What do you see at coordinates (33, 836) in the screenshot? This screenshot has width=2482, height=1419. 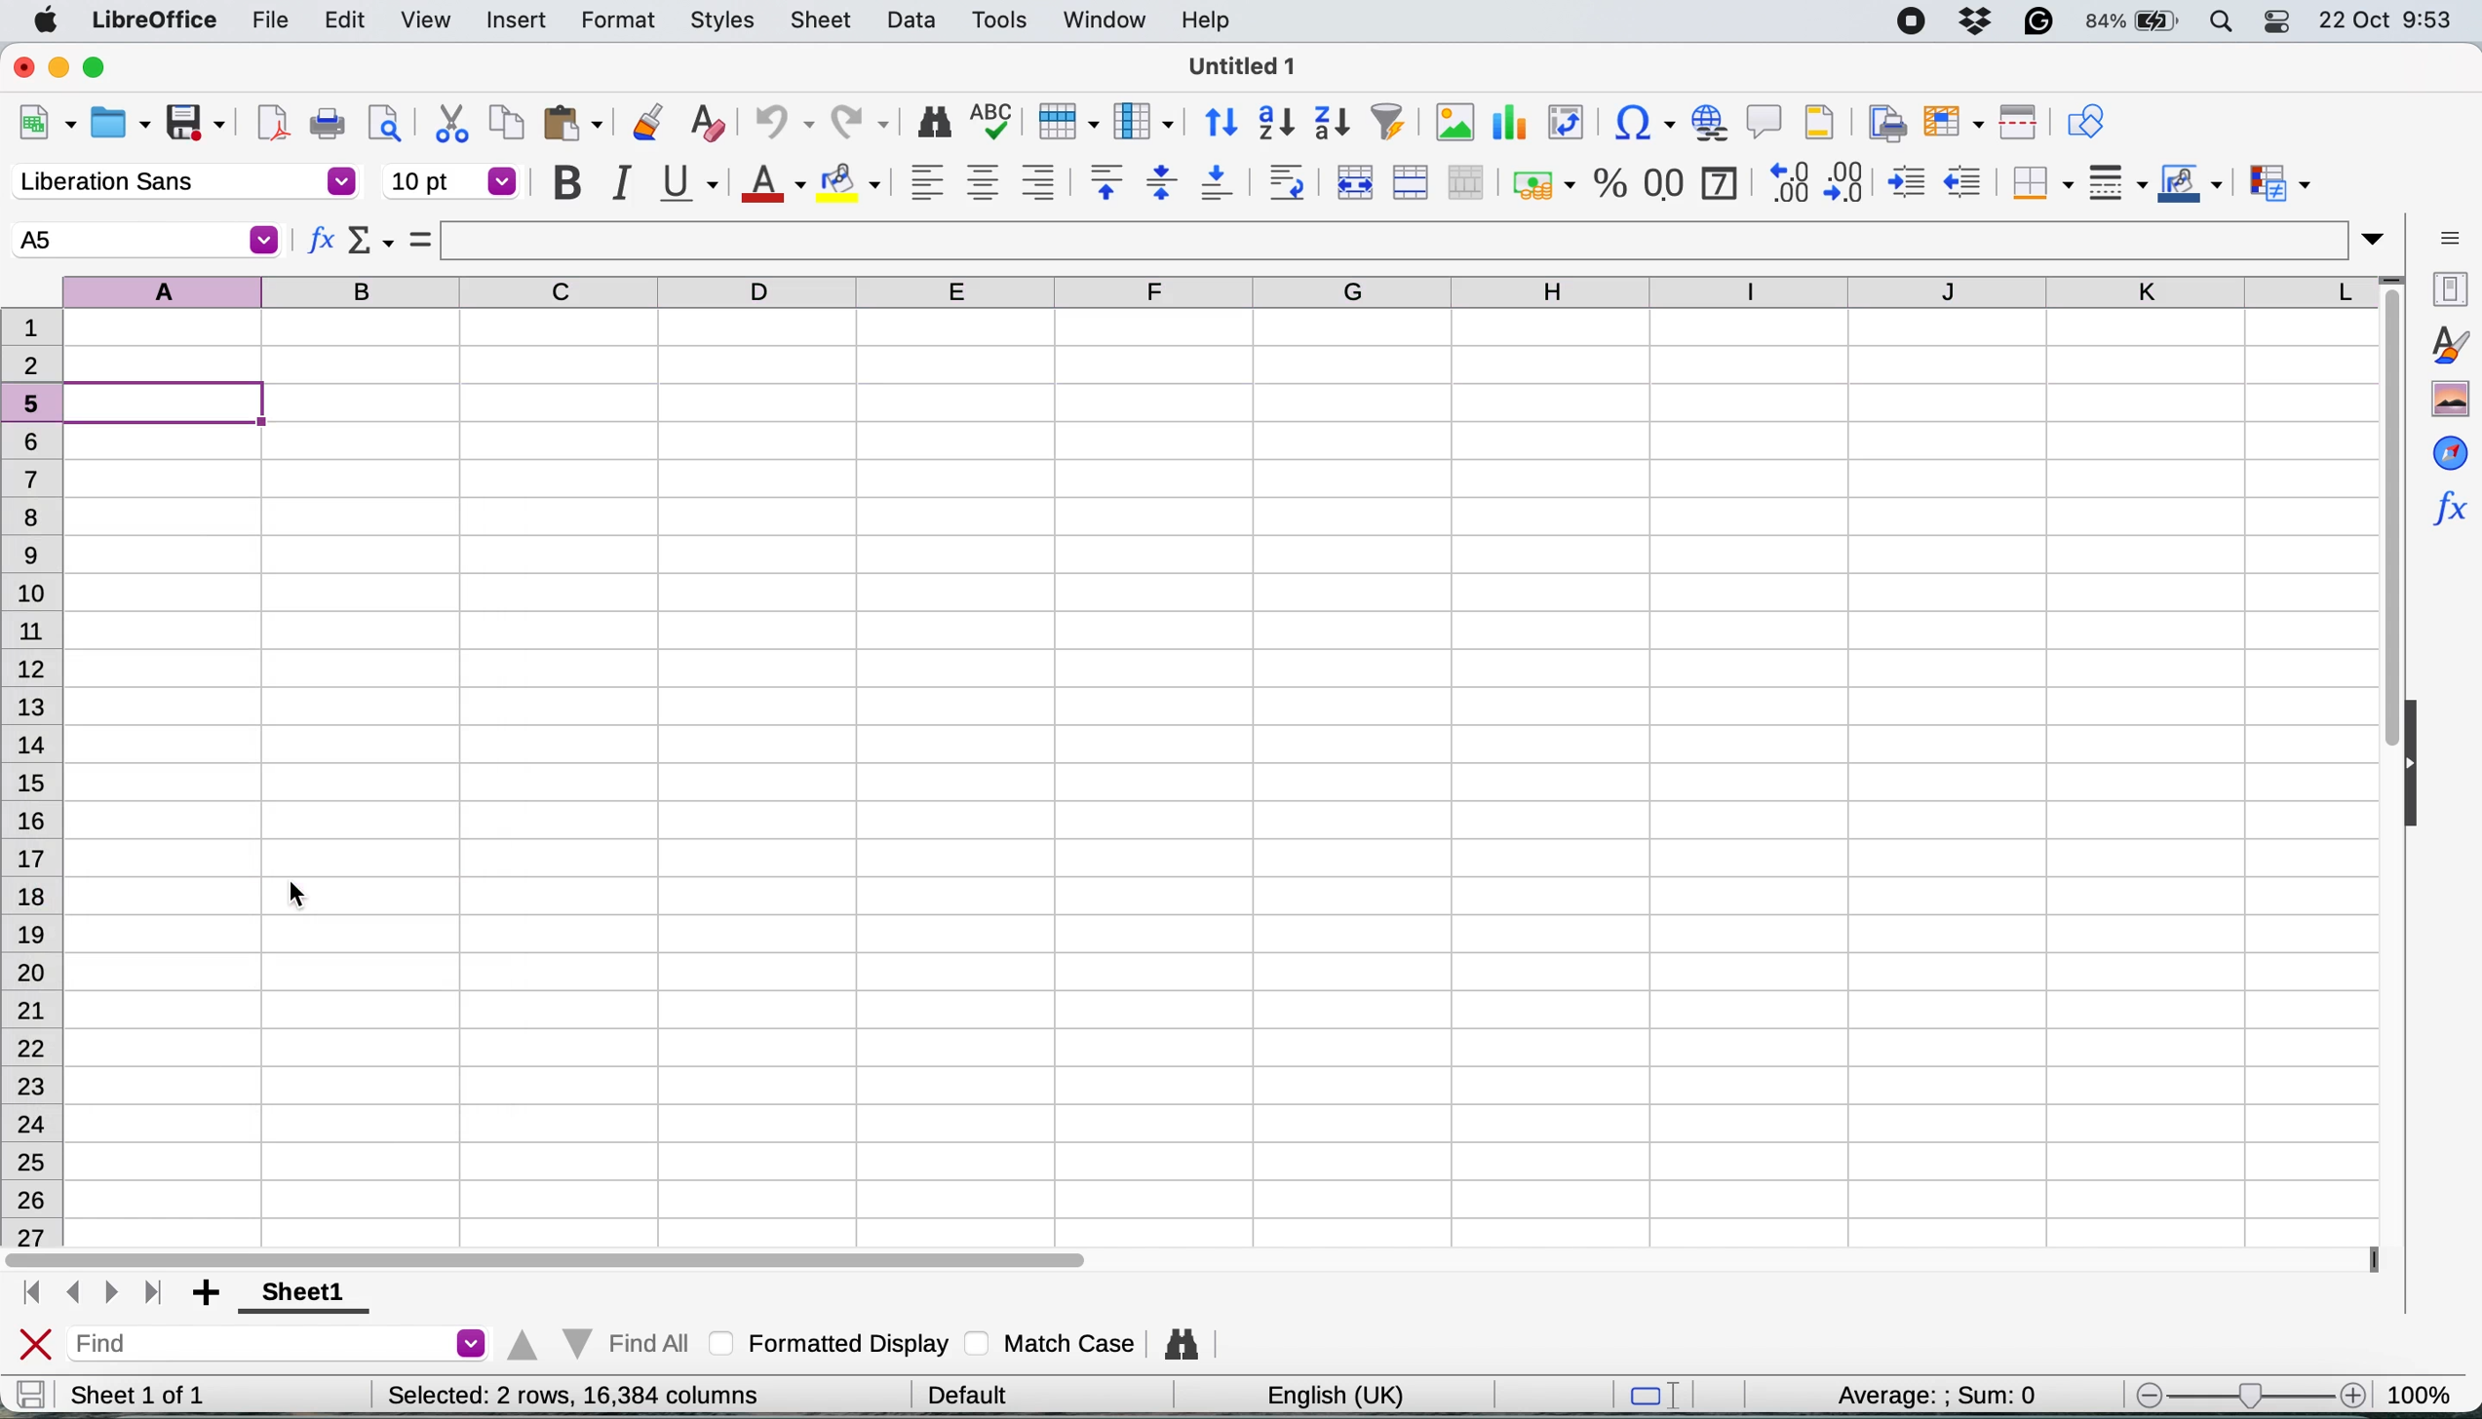 I see `rows` at bounding box center [33, 836].